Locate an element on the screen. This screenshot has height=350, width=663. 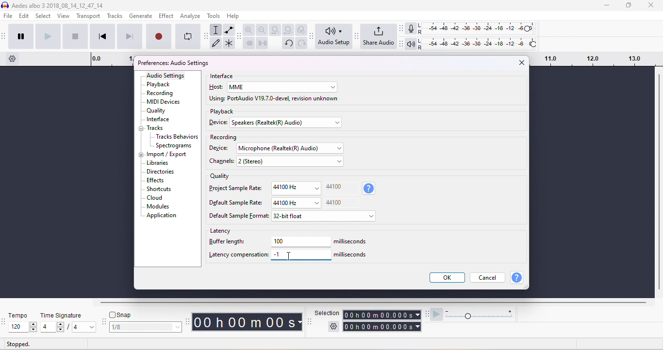
44100 is located at coordinates (334, 186).